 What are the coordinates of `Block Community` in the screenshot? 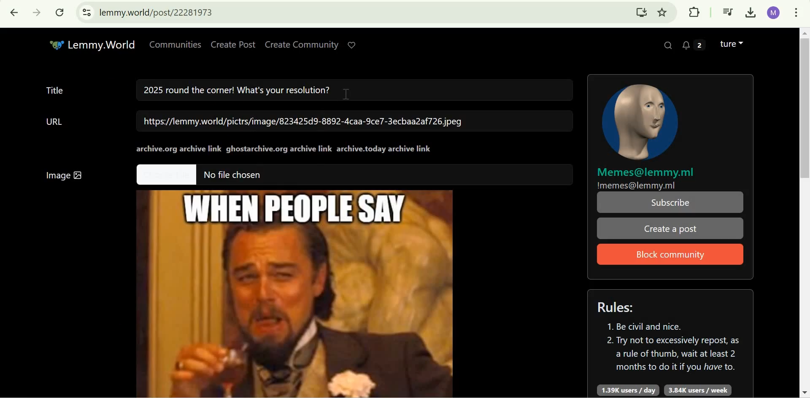 It's located at (670, 255).